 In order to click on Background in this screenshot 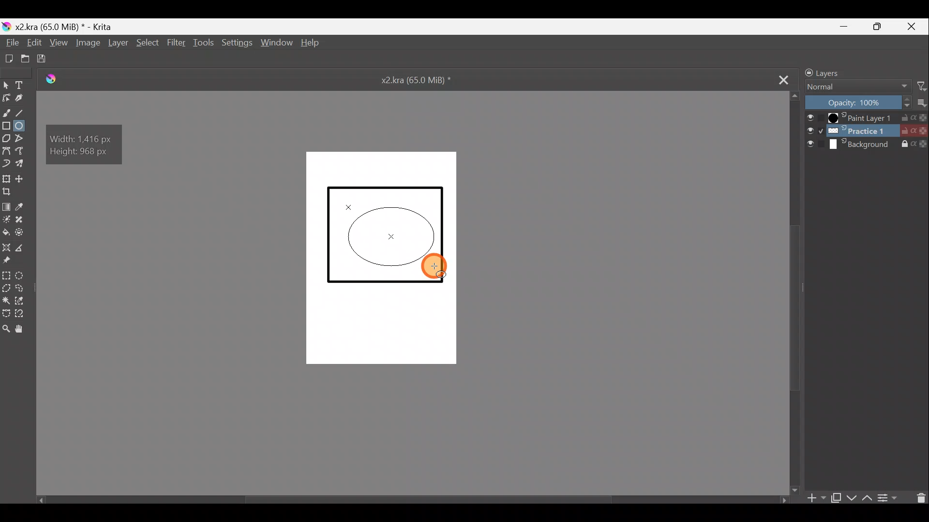, I will do `click(869, 147)`.